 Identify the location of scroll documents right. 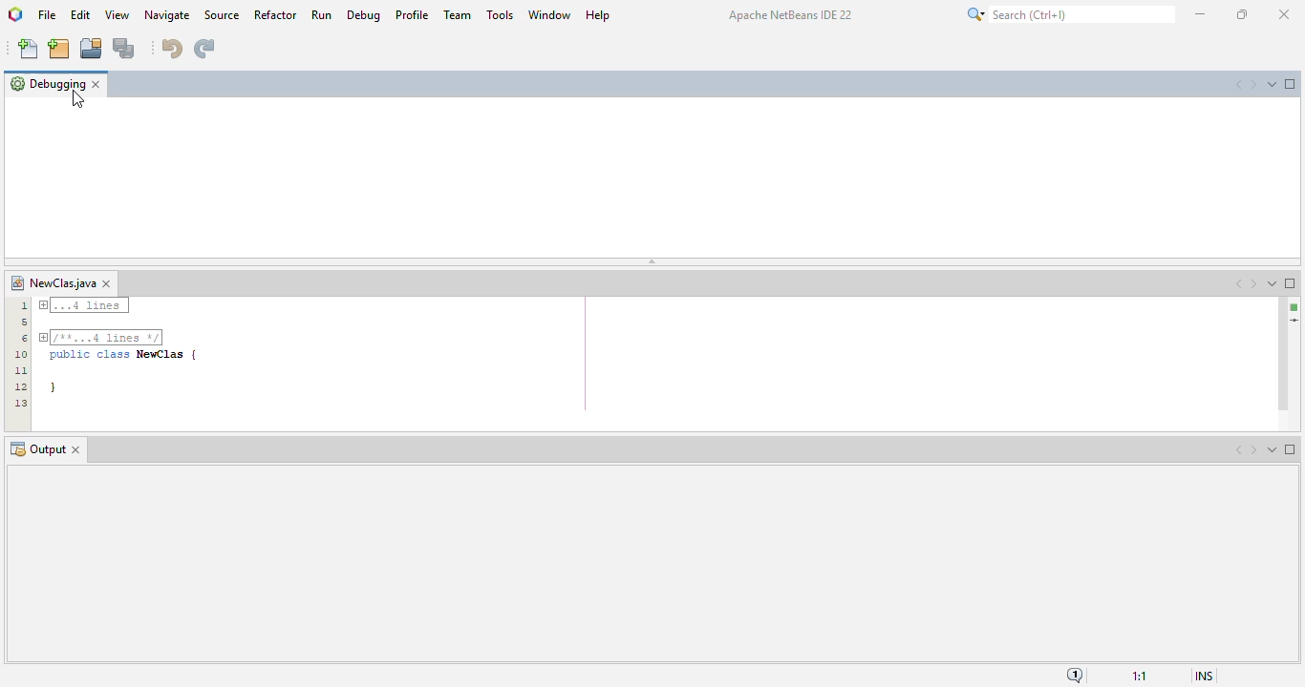
(1252, 85).